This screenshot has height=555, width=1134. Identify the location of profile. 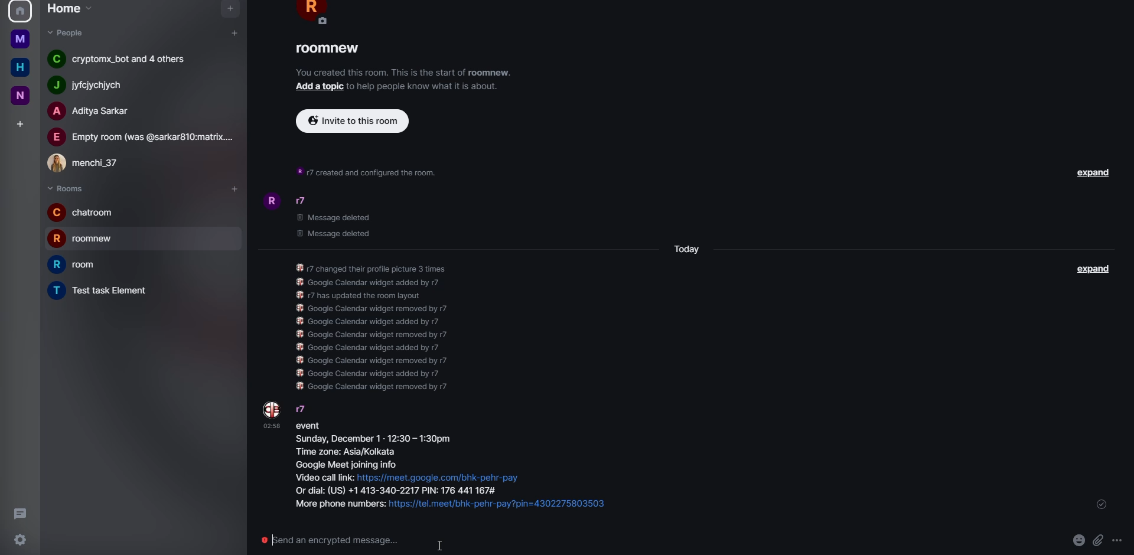
(271, 409).